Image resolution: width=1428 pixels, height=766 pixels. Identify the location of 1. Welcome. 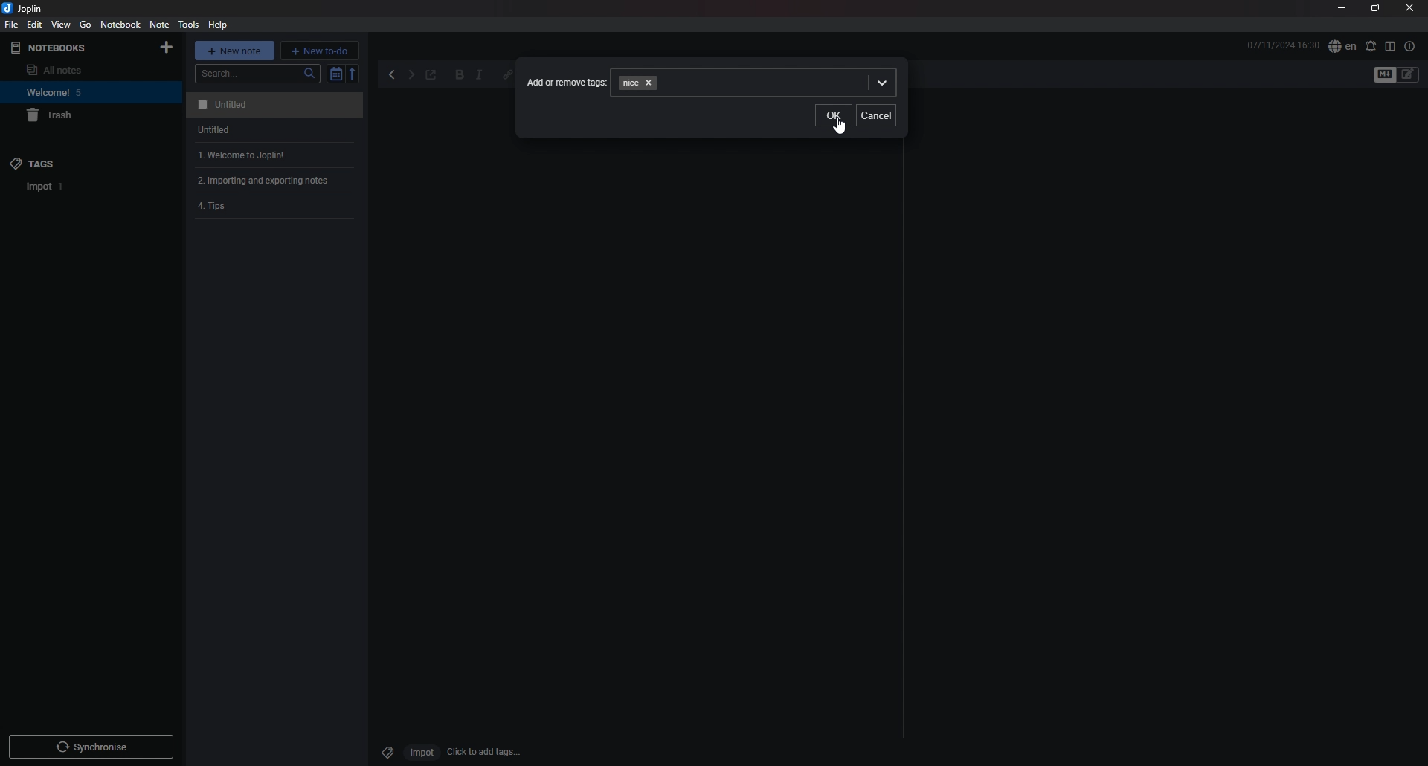
(236, 155).